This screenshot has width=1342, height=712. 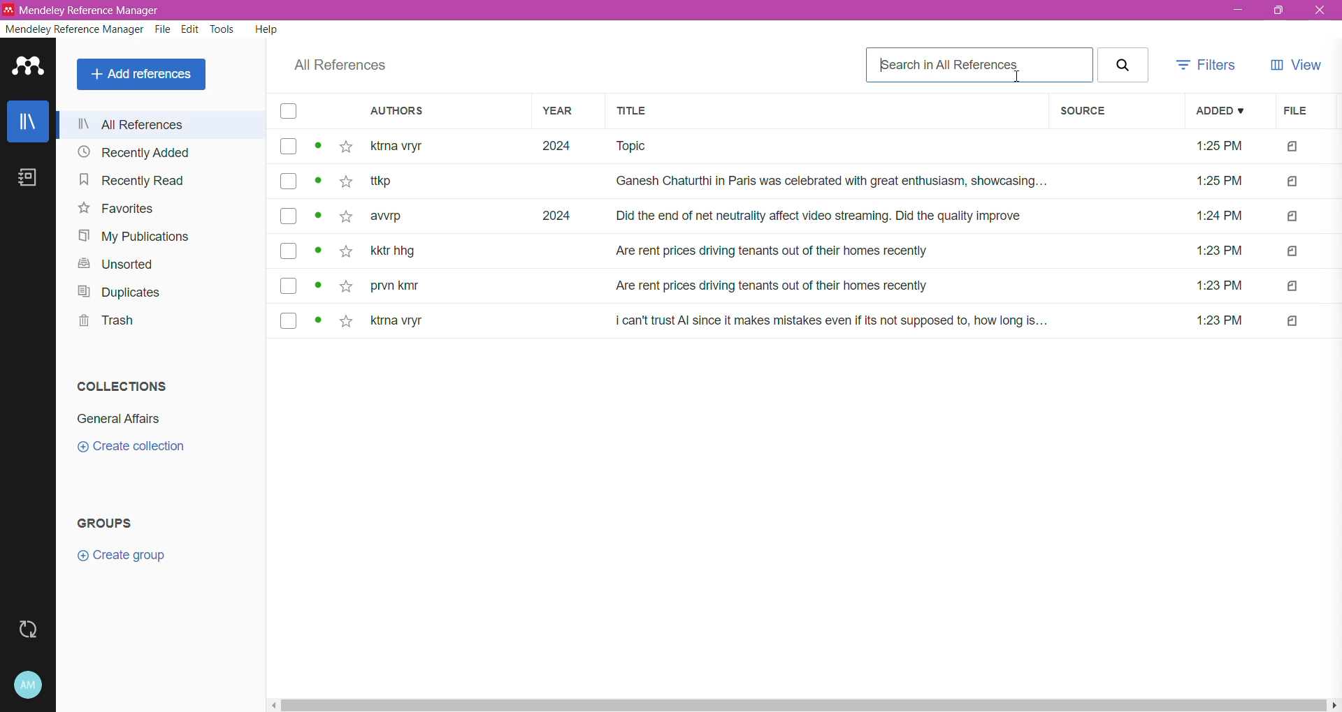 I want to click on Collections, so click(x=123, y=386).